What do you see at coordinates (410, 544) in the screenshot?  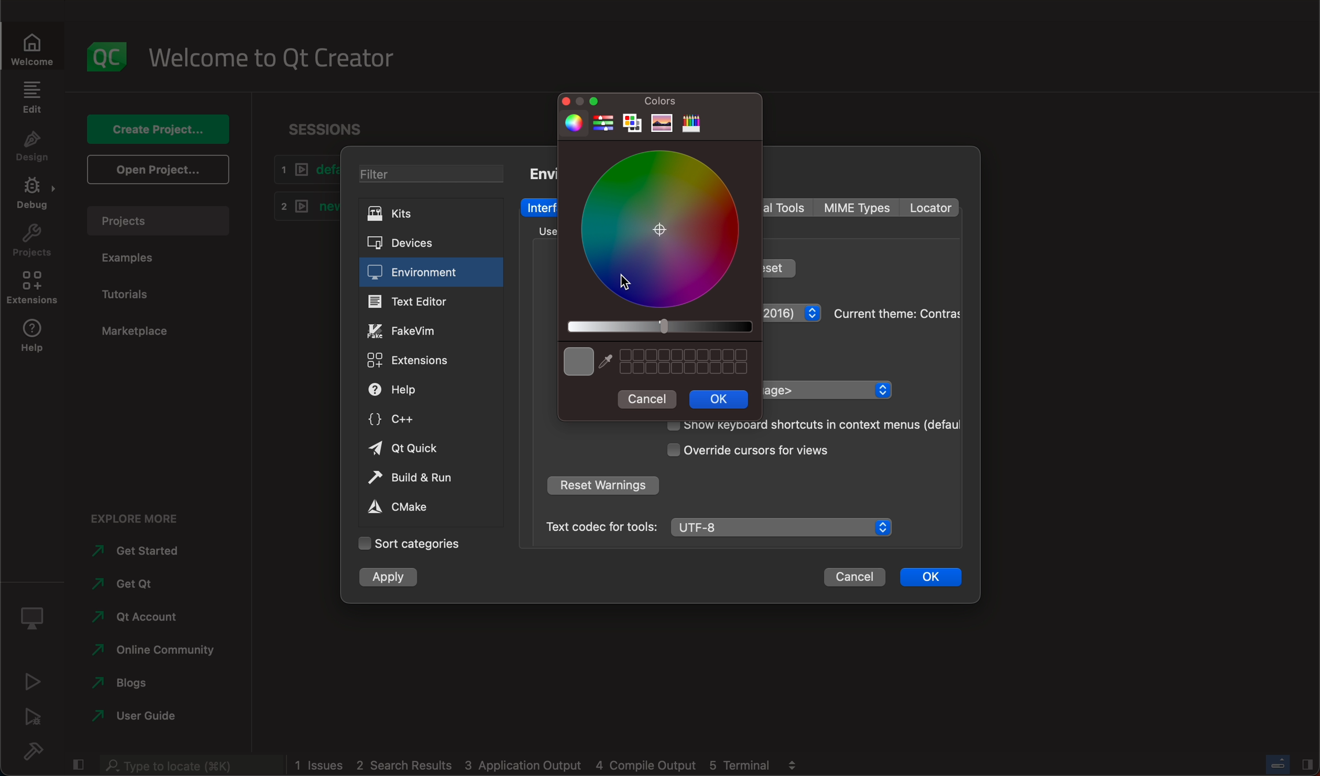 I see `categories` at bounding box center [410, 544].